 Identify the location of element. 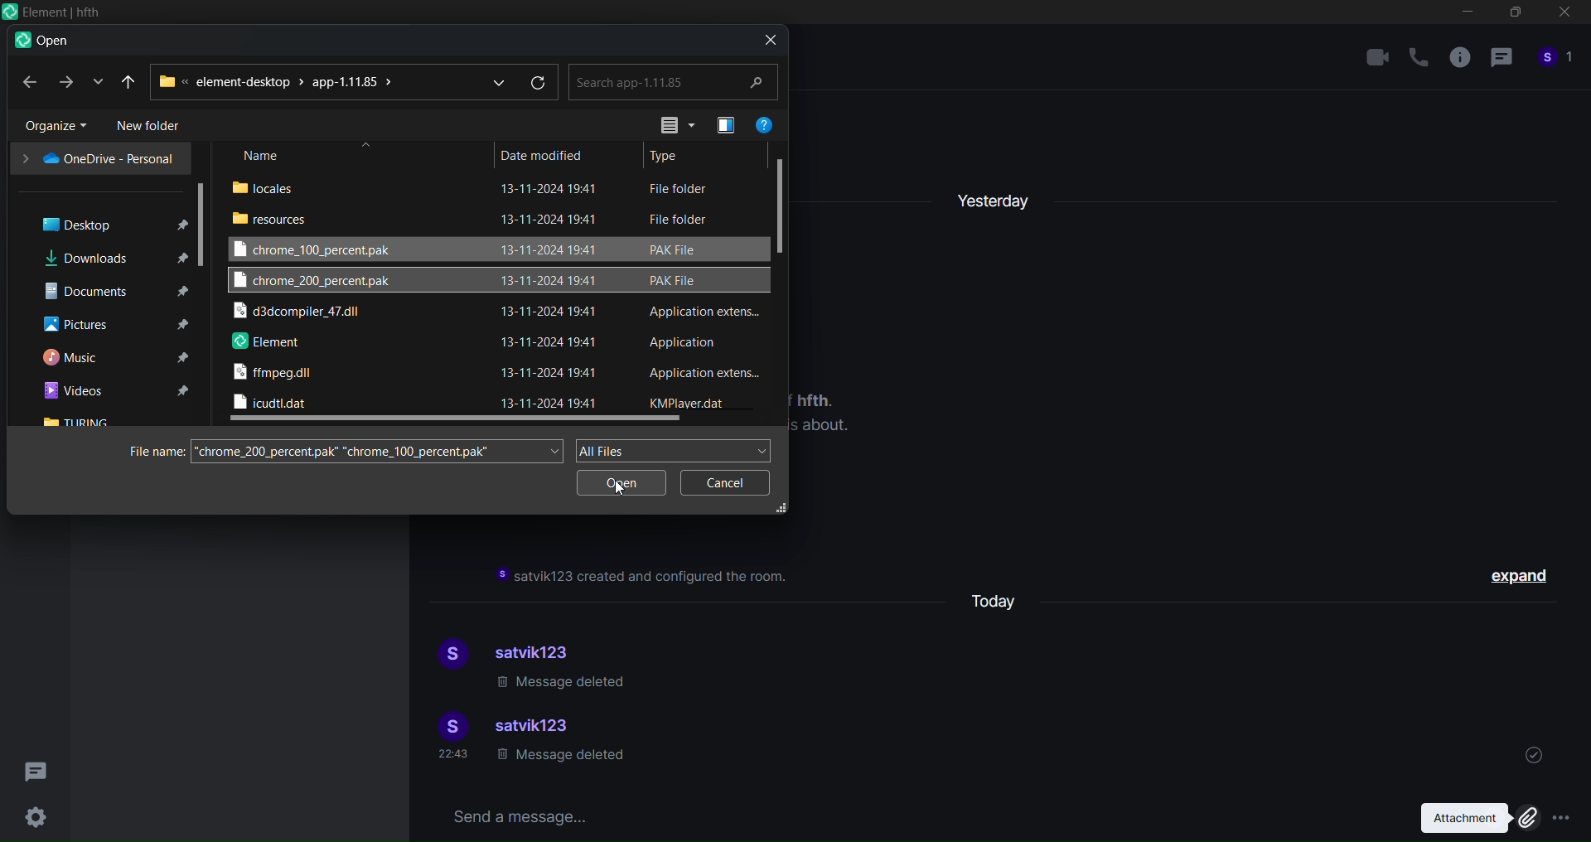
(267, 343).